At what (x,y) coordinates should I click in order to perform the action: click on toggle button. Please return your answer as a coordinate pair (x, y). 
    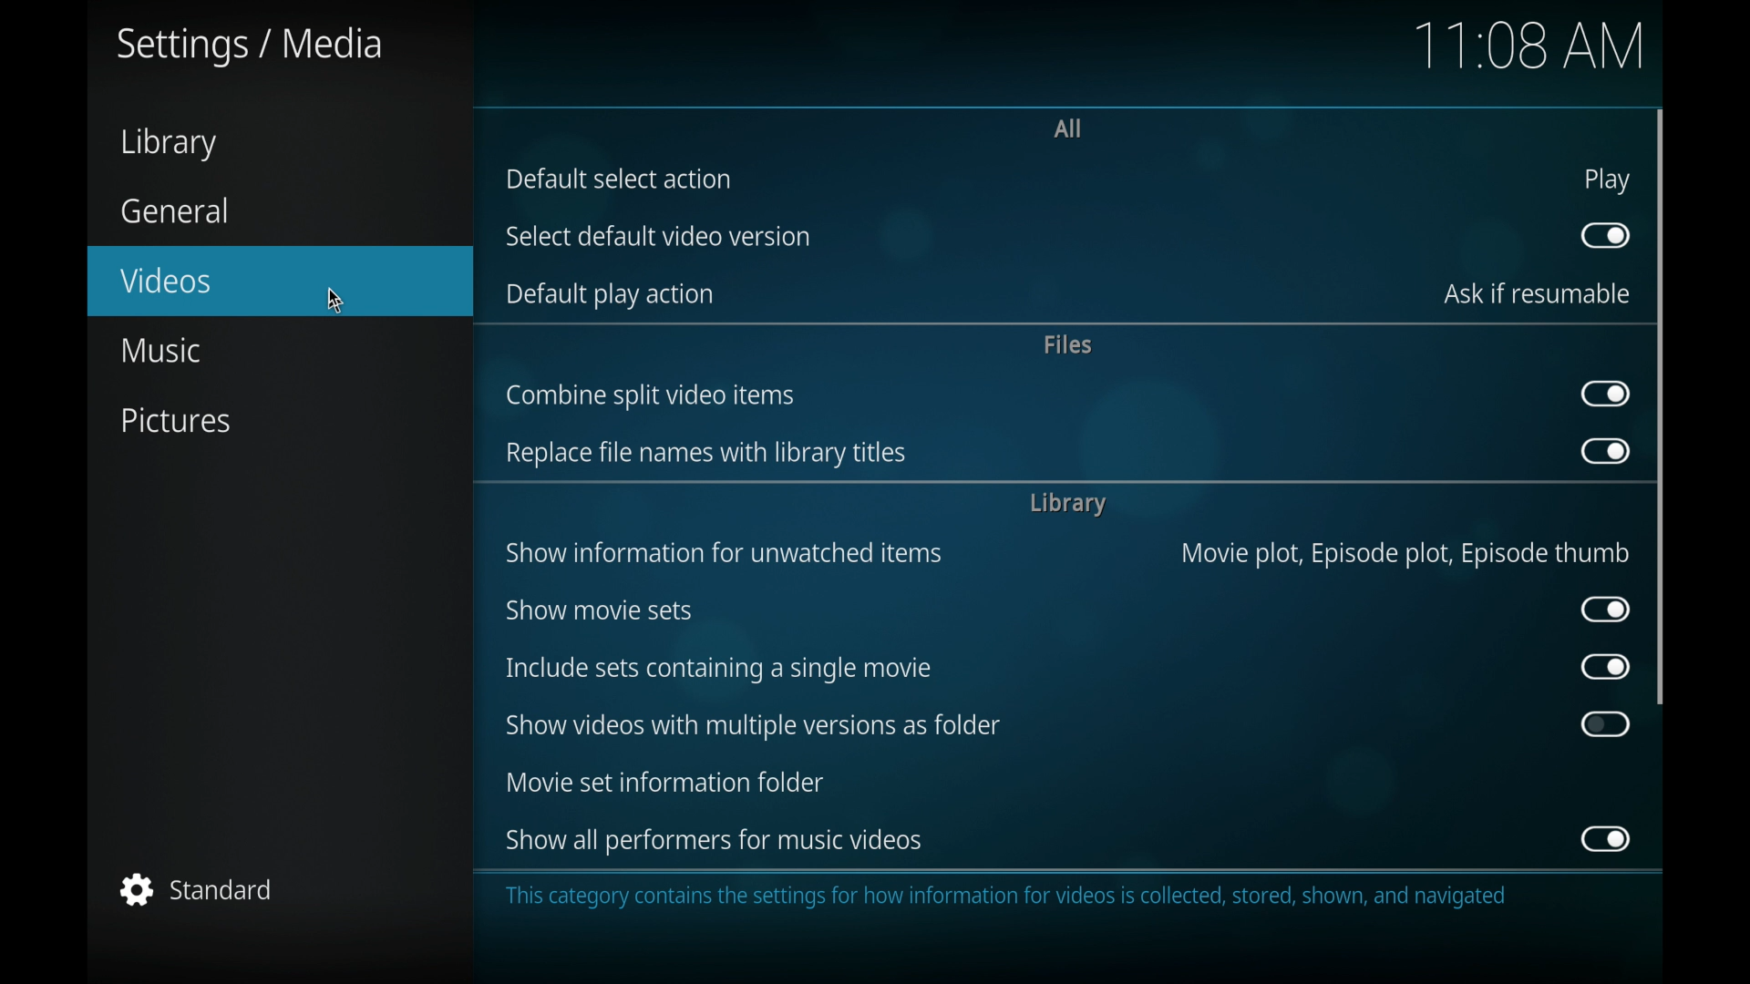
    Looking at the image, I should click on (1606, 395).